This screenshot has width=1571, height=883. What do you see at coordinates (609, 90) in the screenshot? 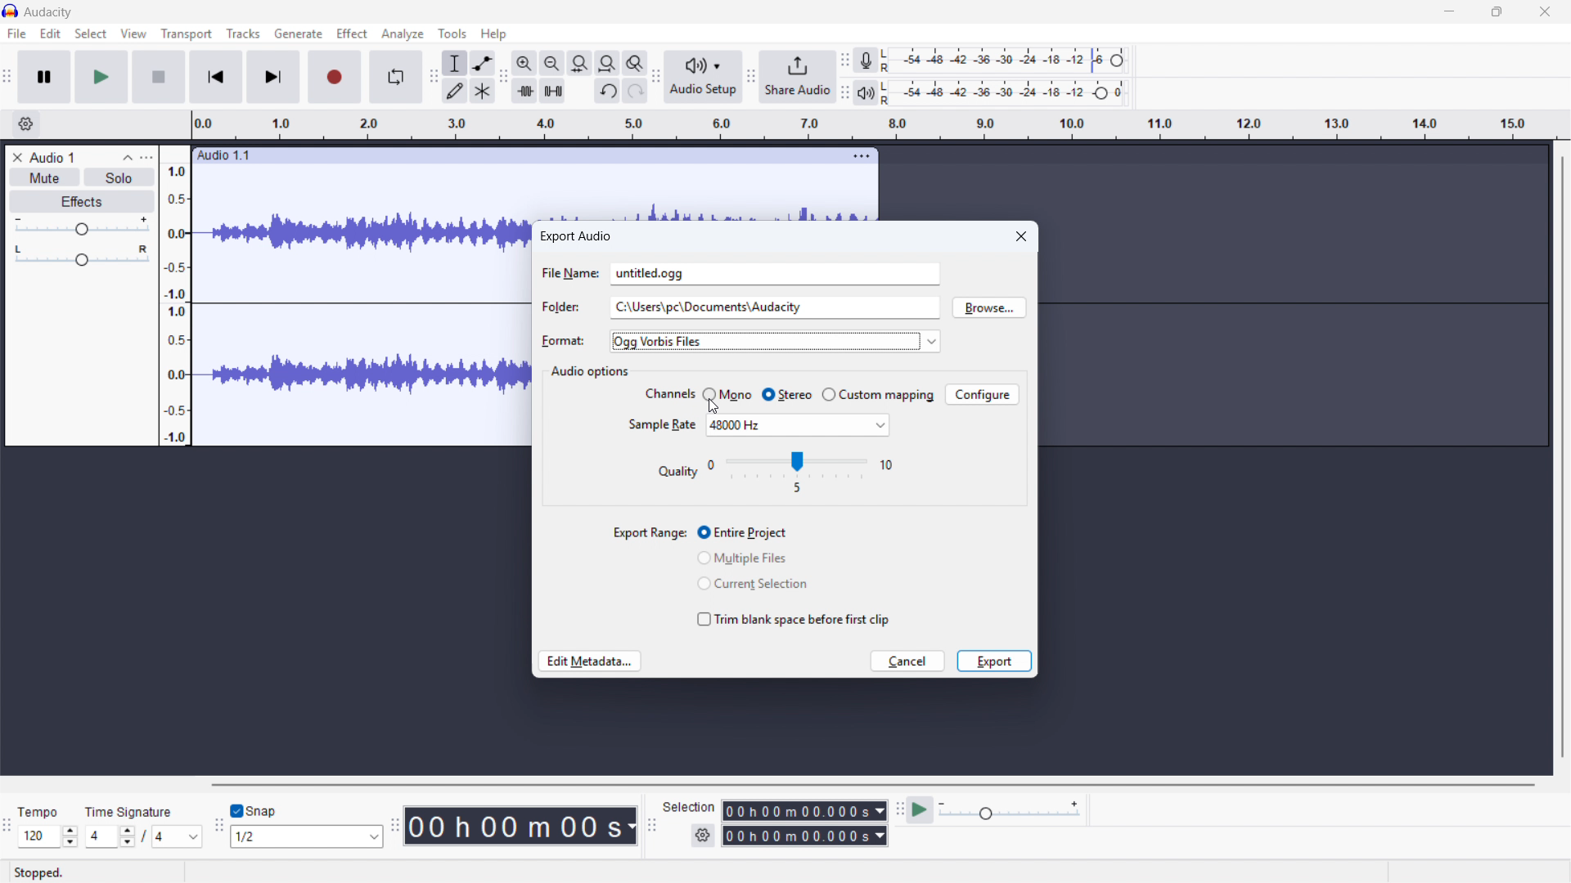
I see `Undo ` at bounding box center [609, 90].